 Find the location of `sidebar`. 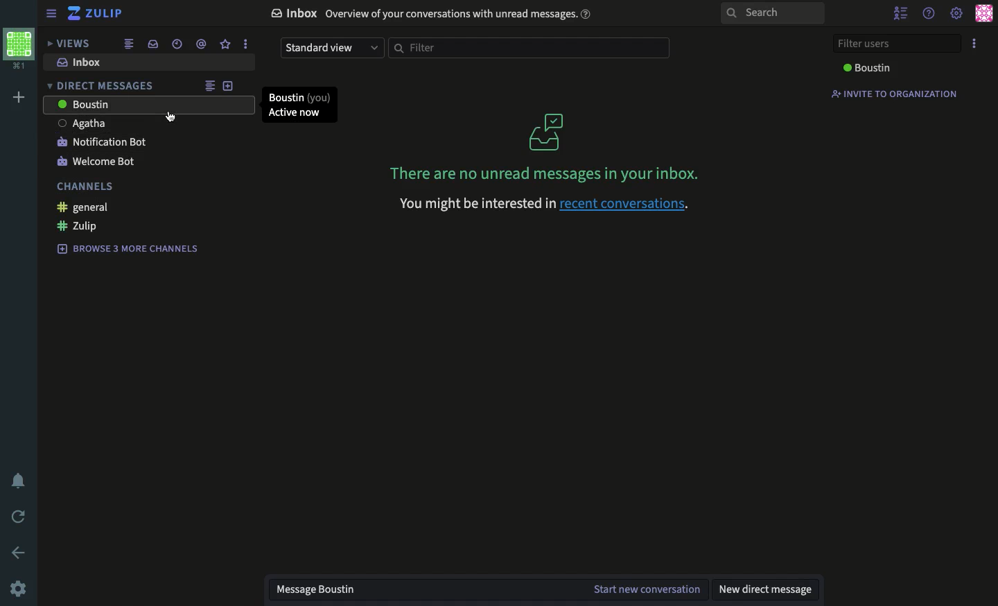

sidebar is located at coordinates (51, 15).